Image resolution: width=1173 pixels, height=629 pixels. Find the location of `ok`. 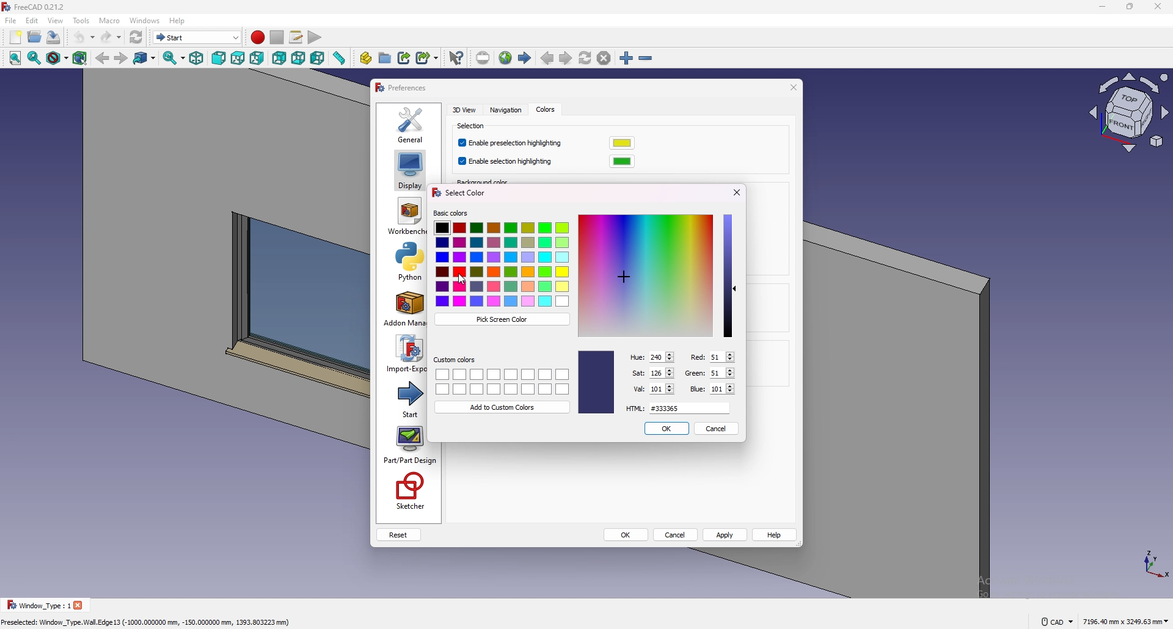

ok is located at coordinates (666, 428).